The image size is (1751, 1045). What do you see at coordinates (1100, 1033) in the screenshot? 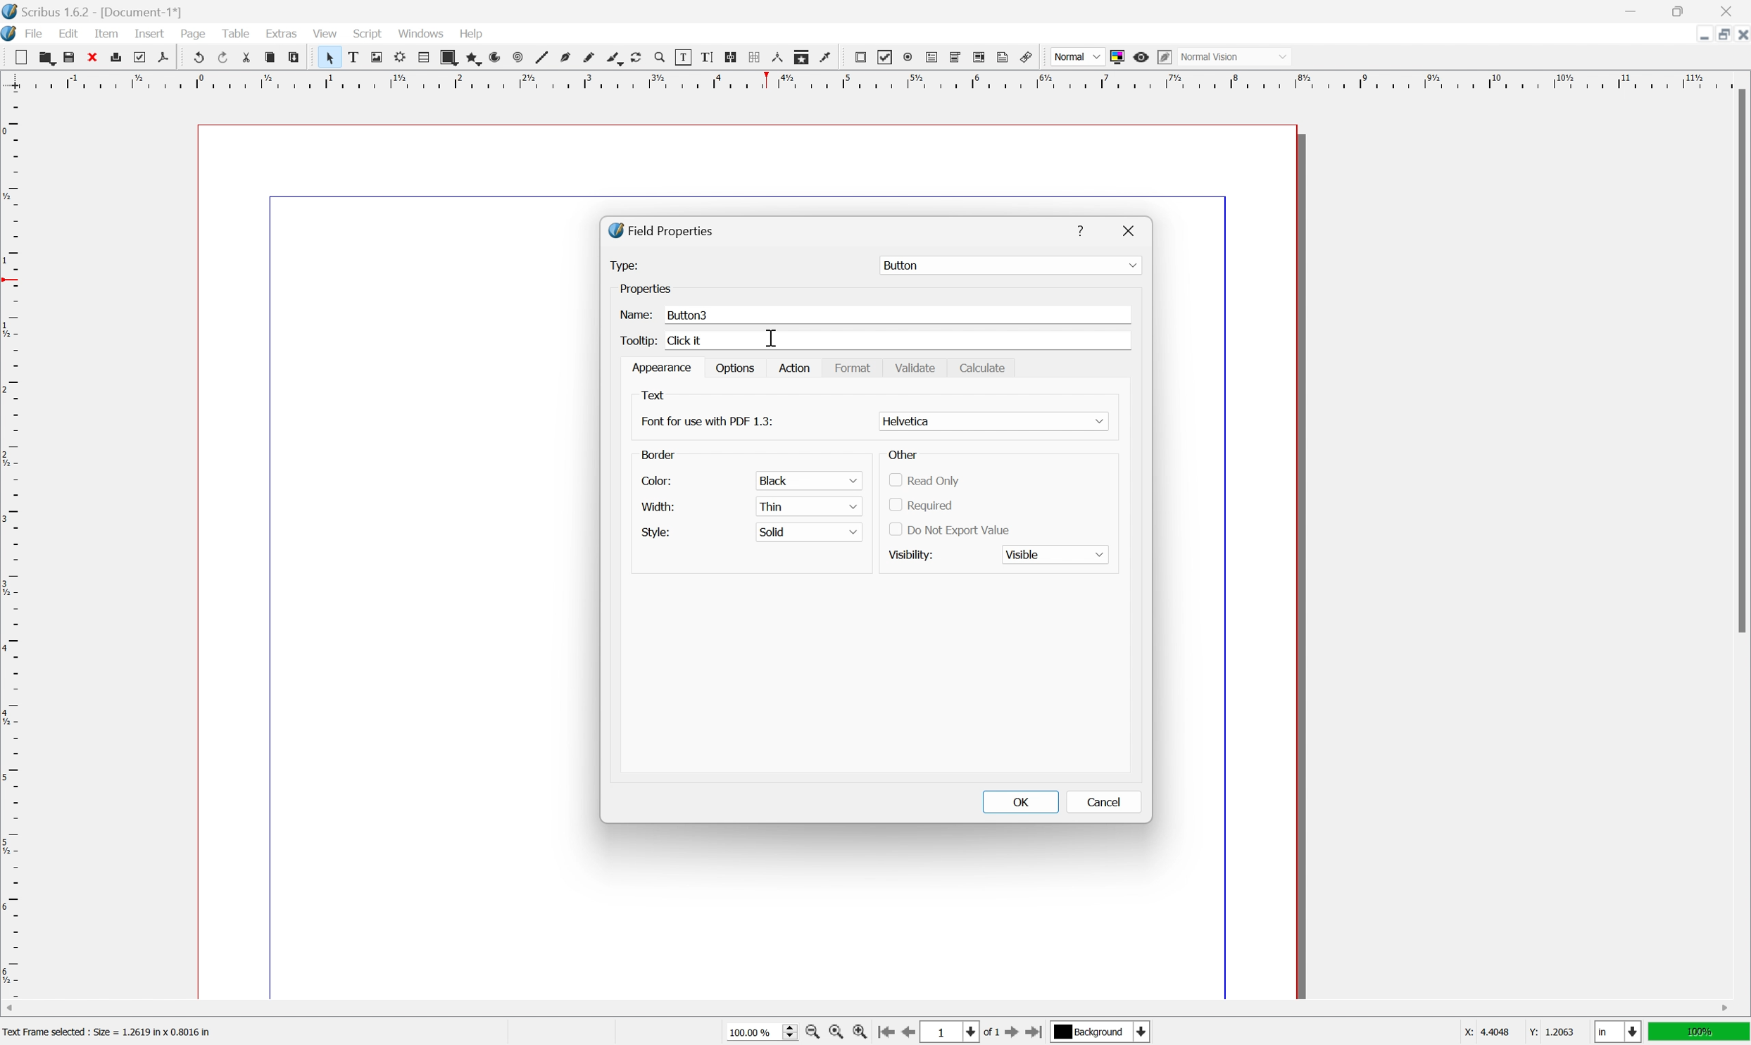
I see `Background` at bounding box center [1100, 1033].